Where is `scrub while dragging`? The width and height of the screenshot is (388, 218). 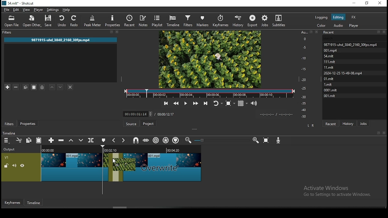
scrub while dragging is located at coordinates (146, 140).